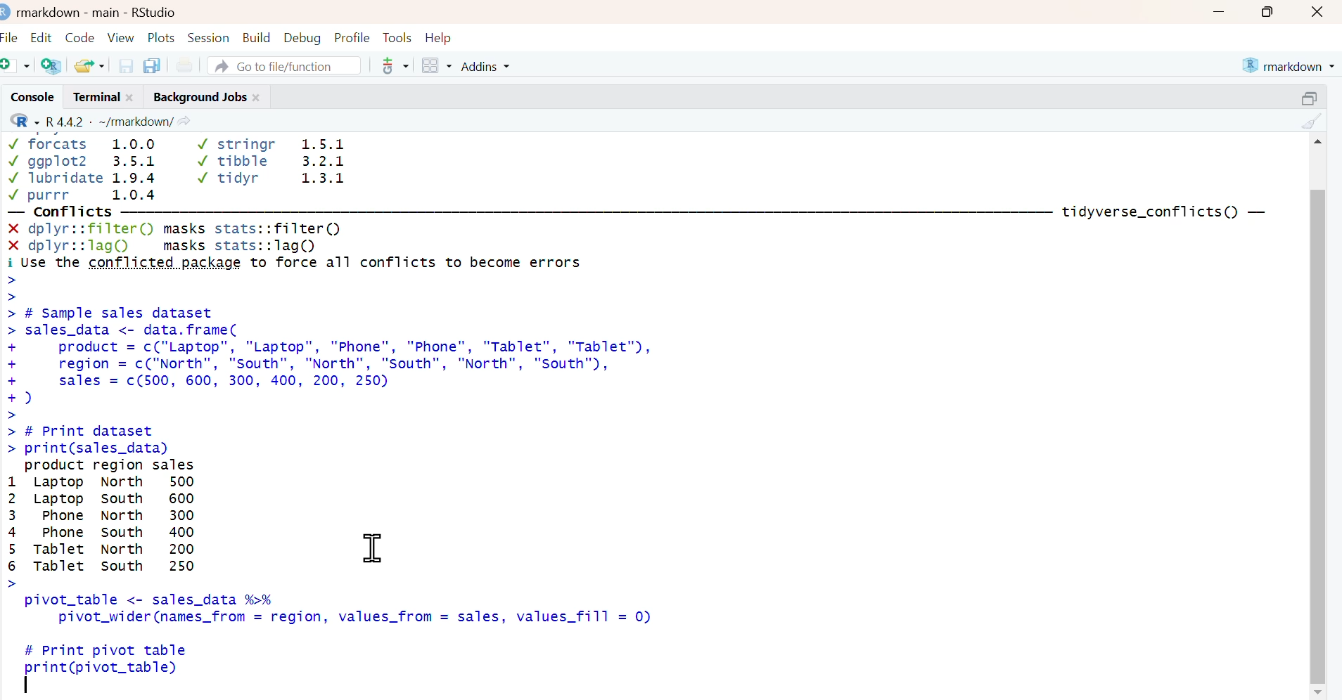 The image size is (1342, 700). Describe the element at coordinates (122, 35) in the screenshot. I see `View` at that location.